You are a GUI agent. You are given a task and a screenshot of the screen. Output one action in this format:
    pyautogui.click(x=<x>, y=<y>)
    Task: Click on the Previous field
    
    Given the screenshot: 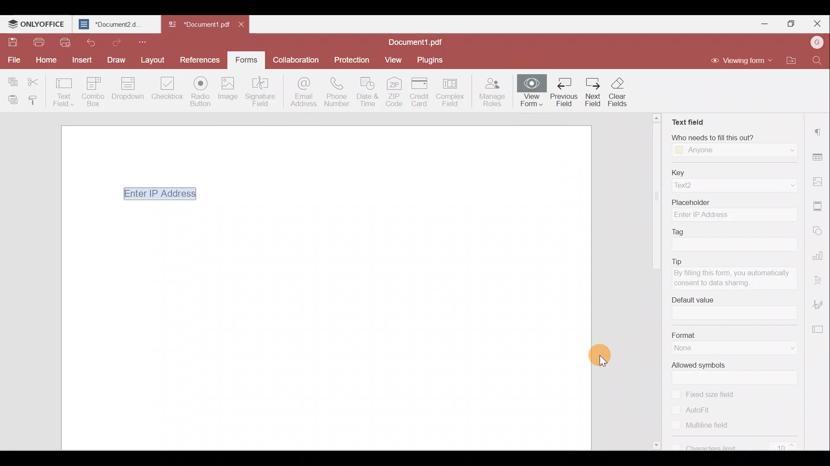 What is the action you would take?
    pyautogui.click(x=565, y=92)
    